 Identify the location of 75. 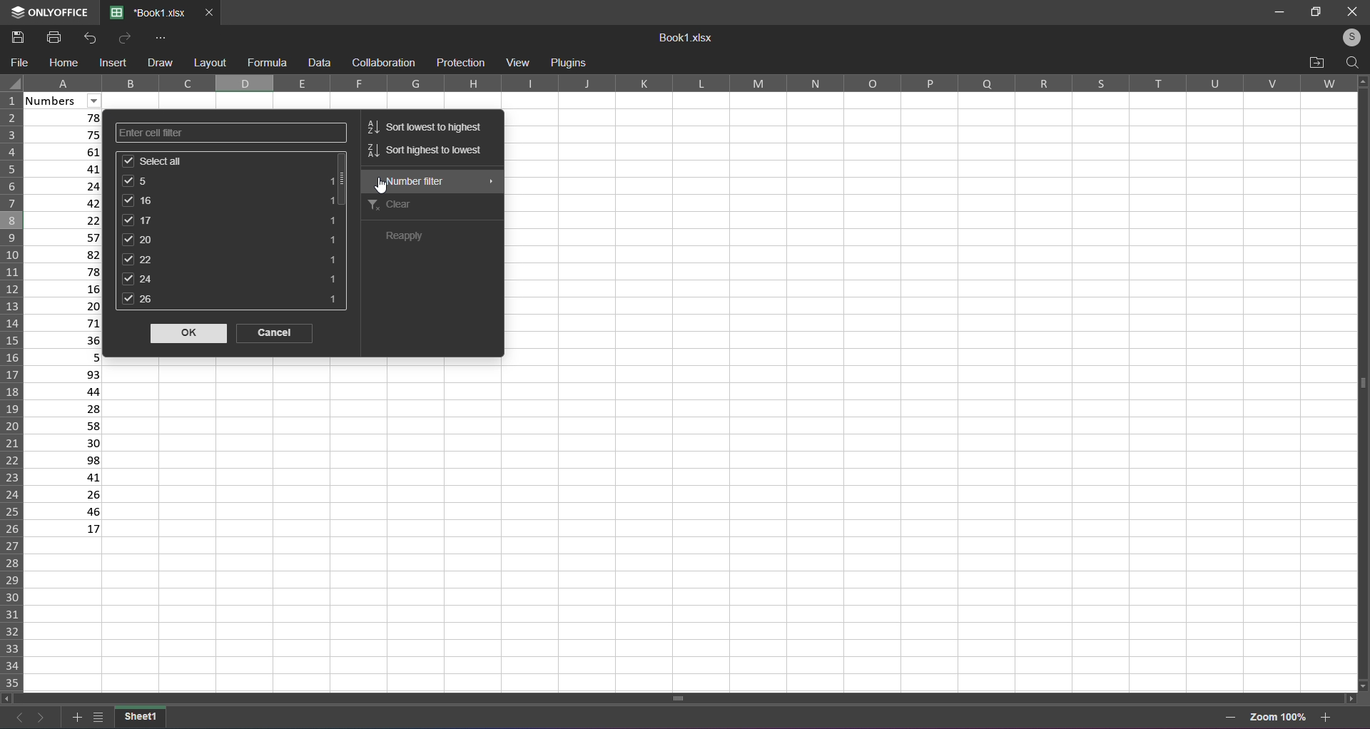
(66, 134).